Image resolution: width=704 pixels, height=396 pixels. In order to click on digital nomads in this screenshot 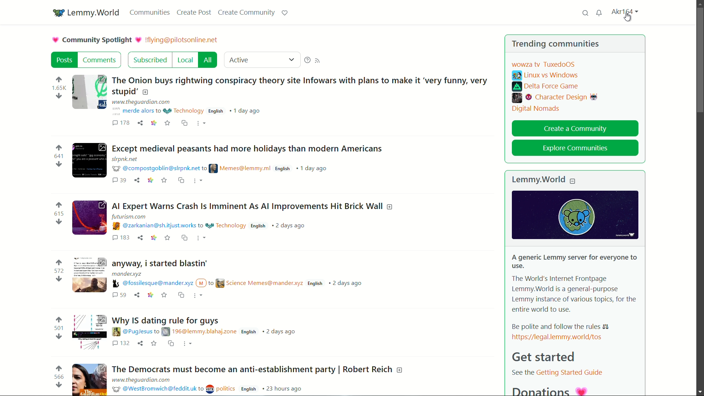, I will do `click(535, 110)`.